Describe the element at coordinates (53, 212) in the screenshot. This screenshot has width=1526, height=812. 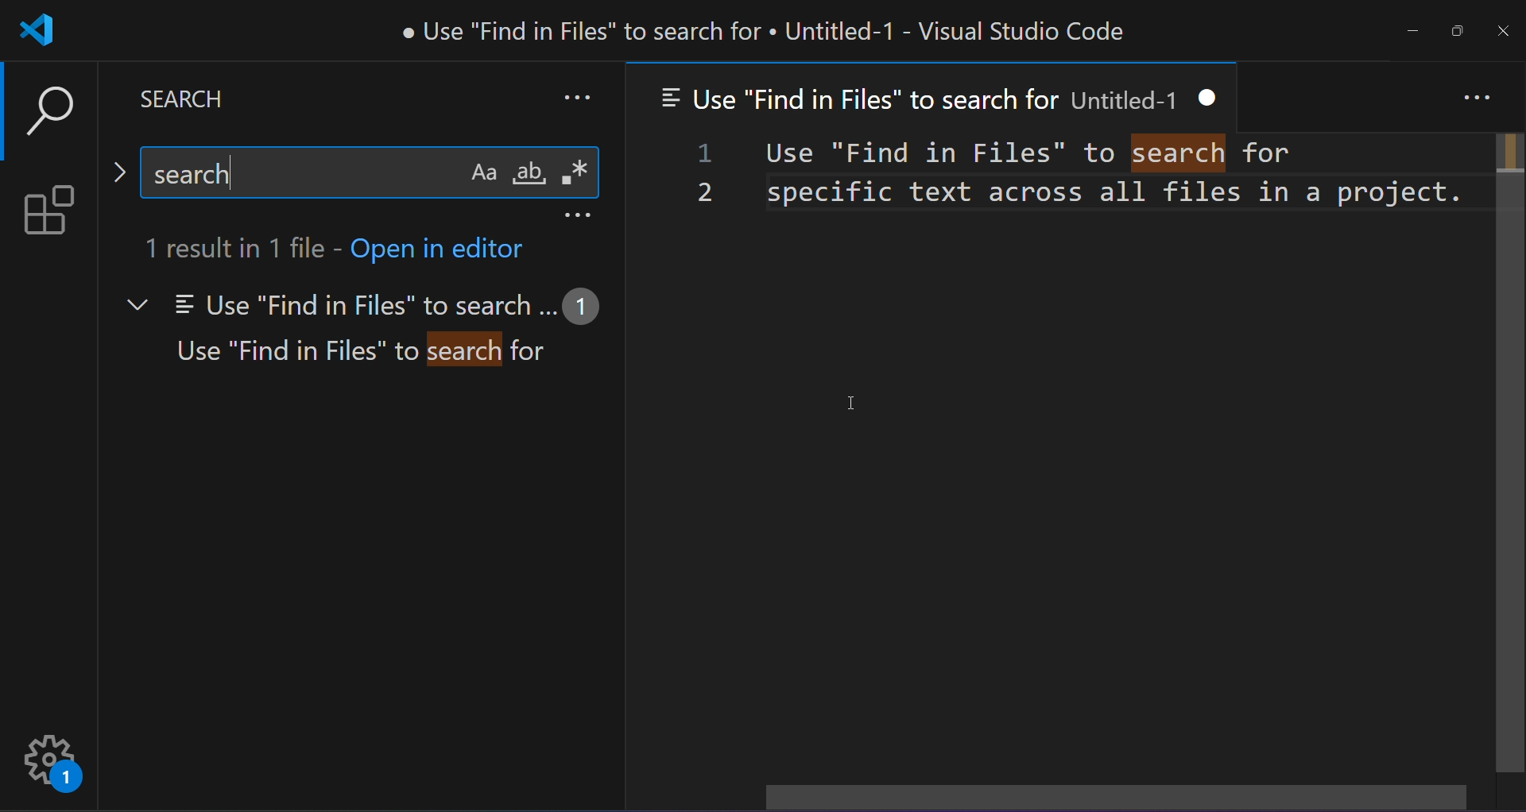
I see `extension` at that location.